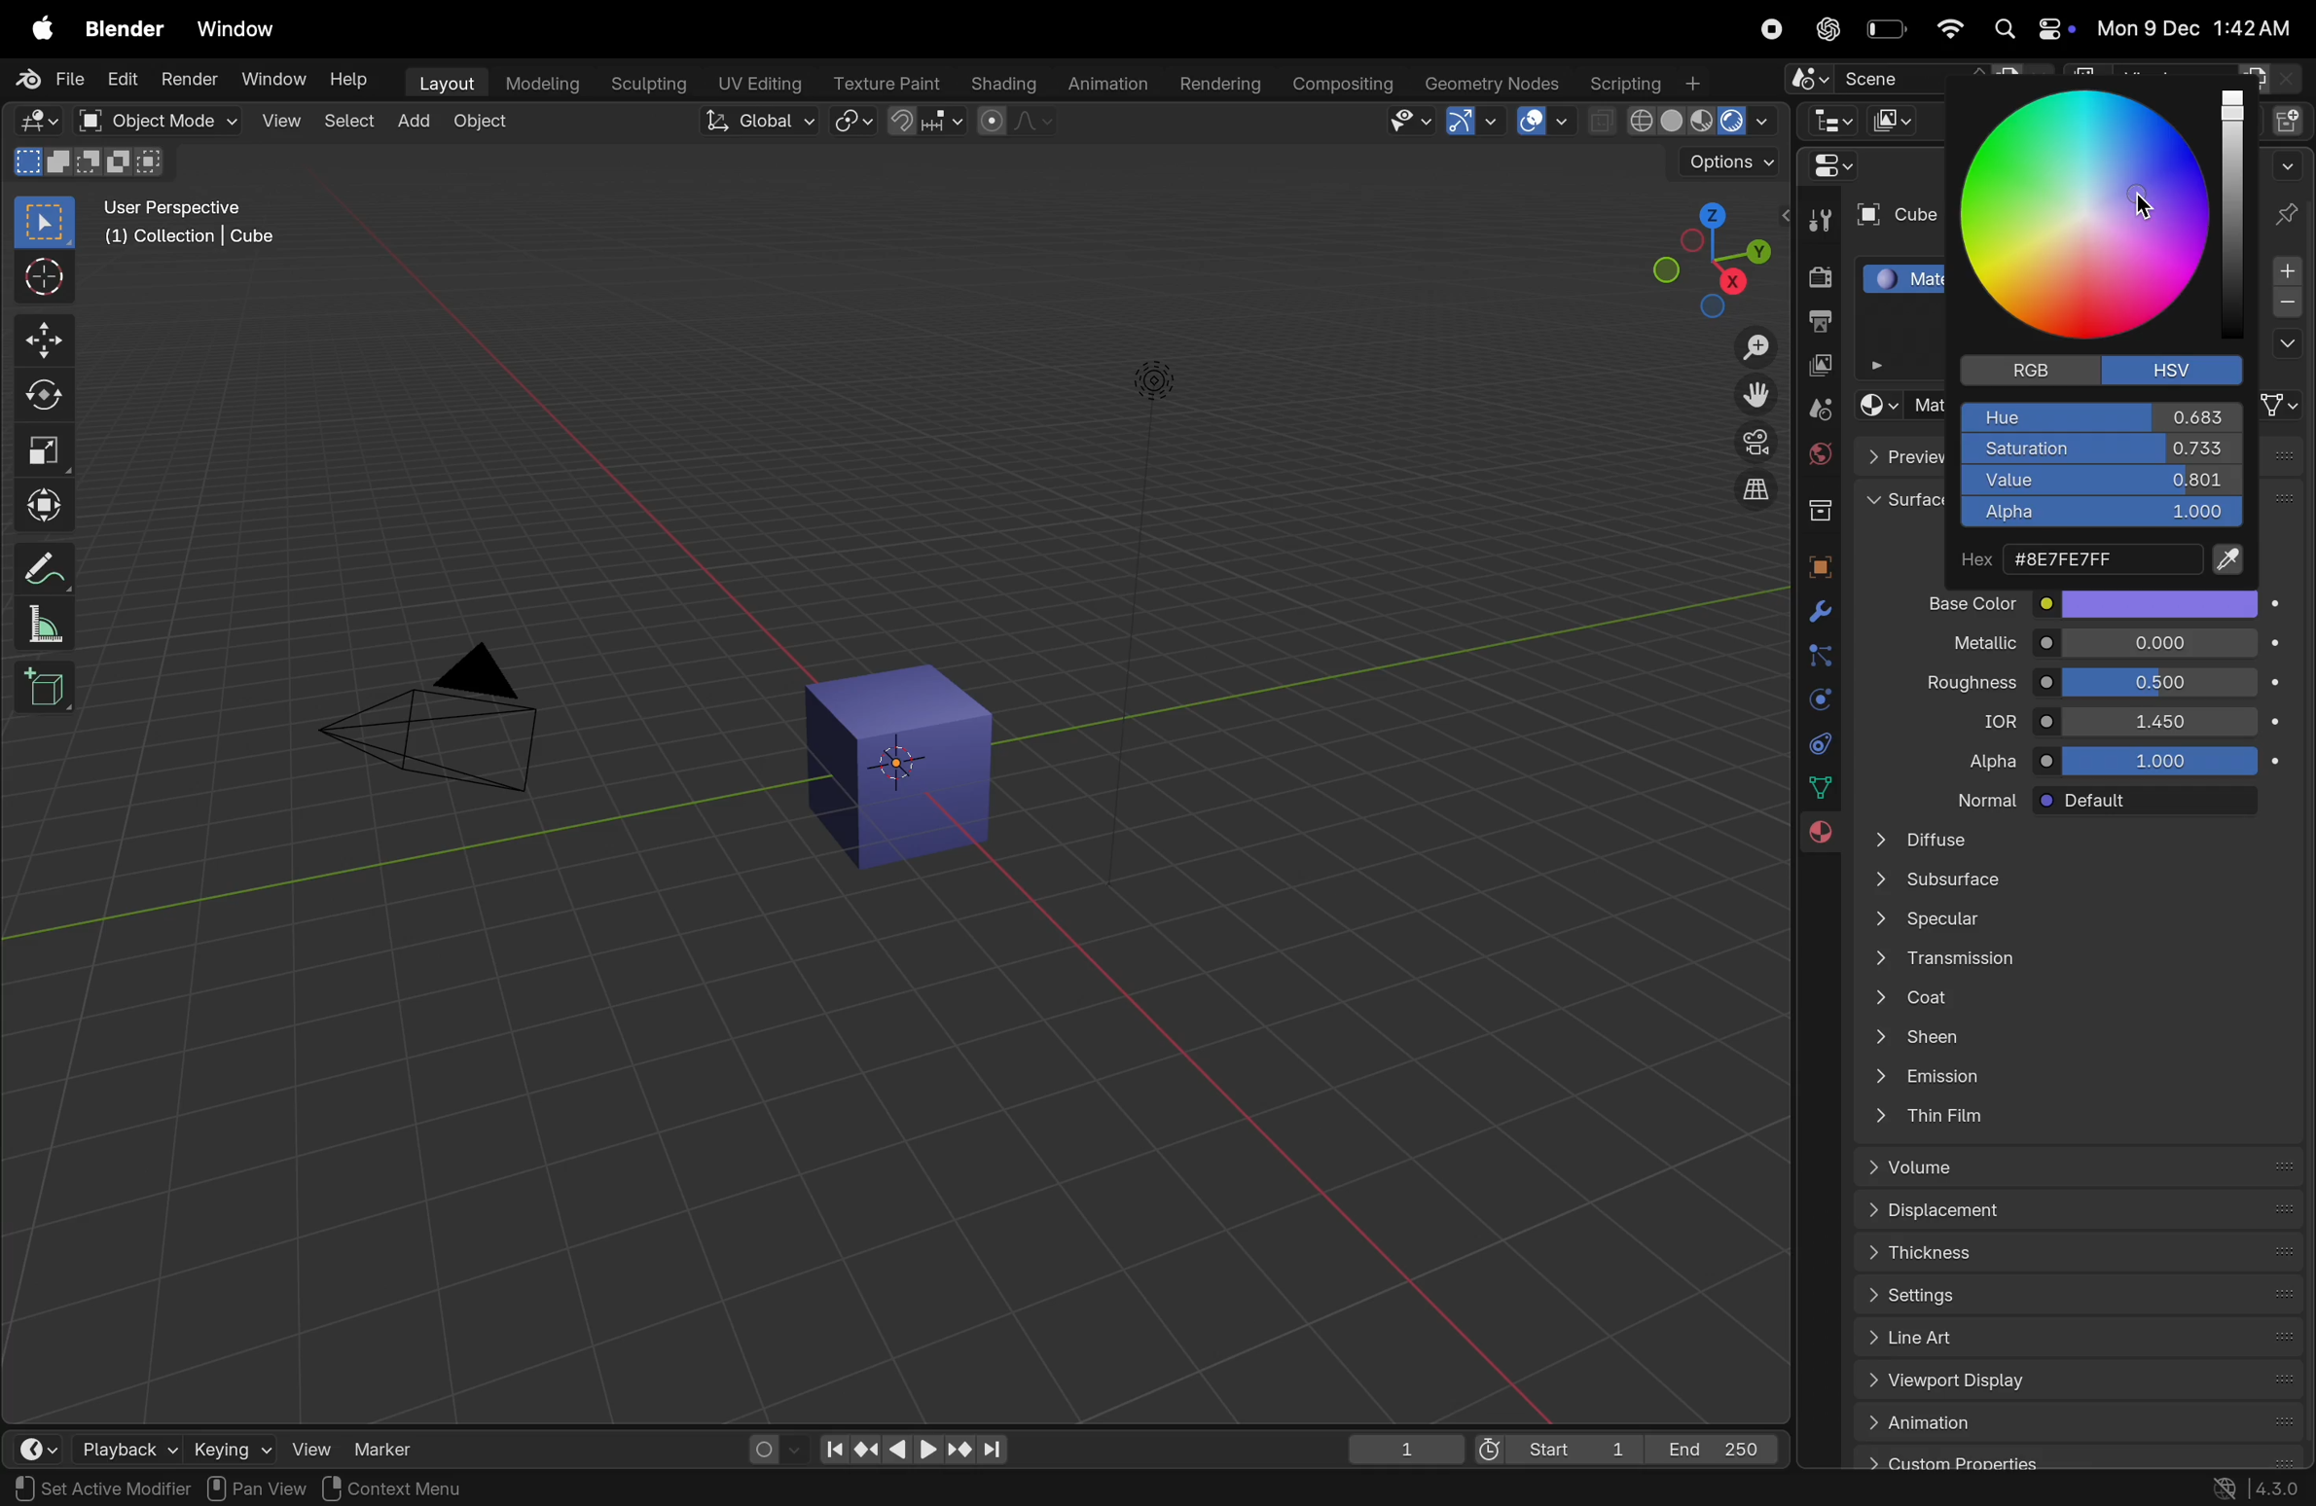  What do you see at coordinates (1955, 686) in the screenshot?
I see `roughness` at bounding box center [1955, 686].